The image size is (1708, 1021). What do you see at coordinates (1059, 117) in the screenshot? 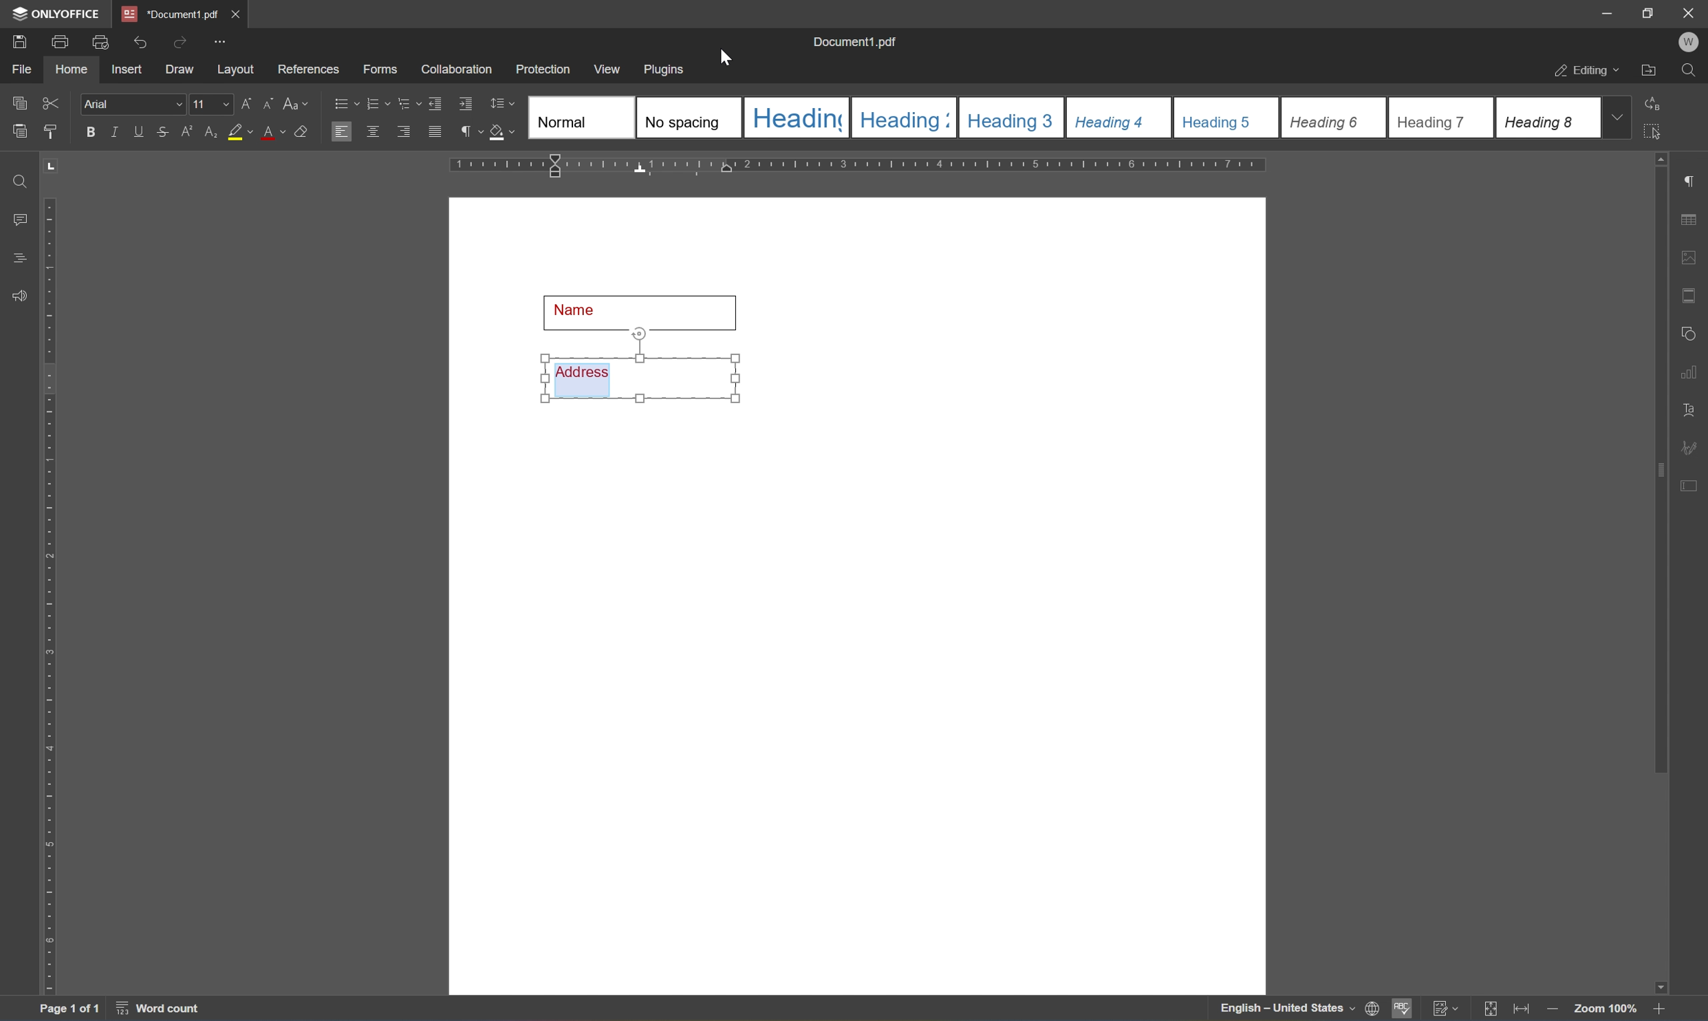
I see `type of slides` at bounding box center [1059, 117].